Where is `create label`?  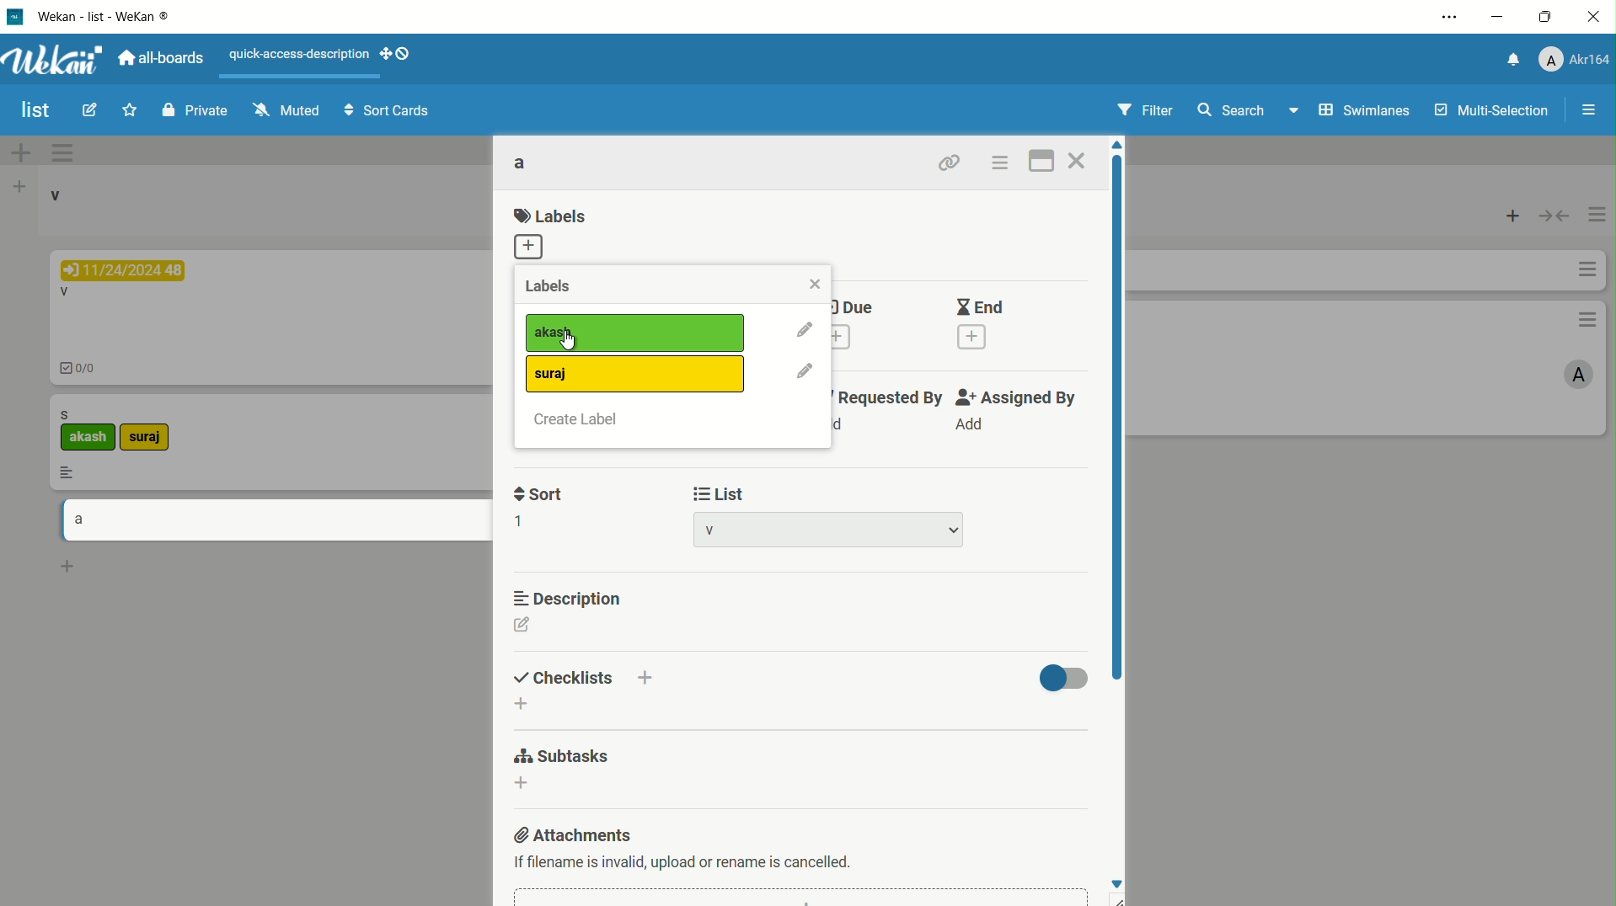 create label is located at coordinates (575, 418).